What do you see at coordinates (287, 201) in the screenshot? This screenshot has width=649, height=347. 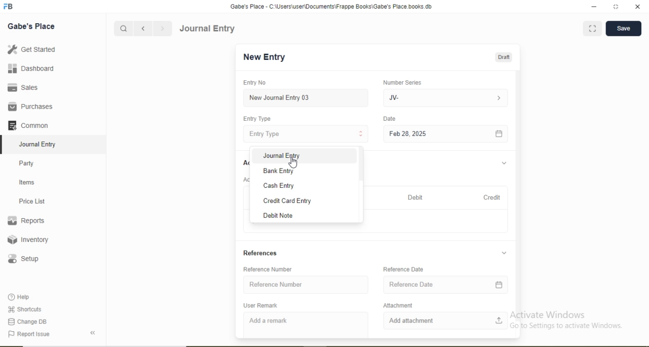 I see `Credit Card Entry` at bounding box center [287, 201].